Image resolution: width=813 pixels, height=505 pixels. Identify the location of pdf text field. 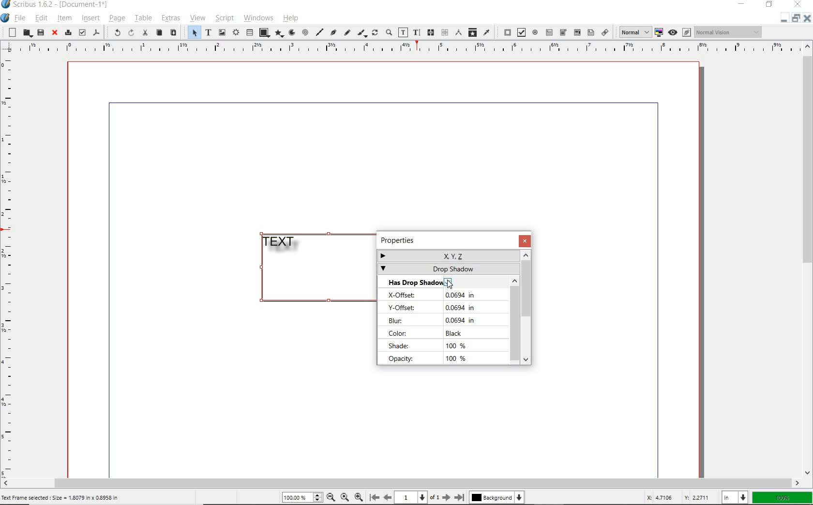
(550, 32).